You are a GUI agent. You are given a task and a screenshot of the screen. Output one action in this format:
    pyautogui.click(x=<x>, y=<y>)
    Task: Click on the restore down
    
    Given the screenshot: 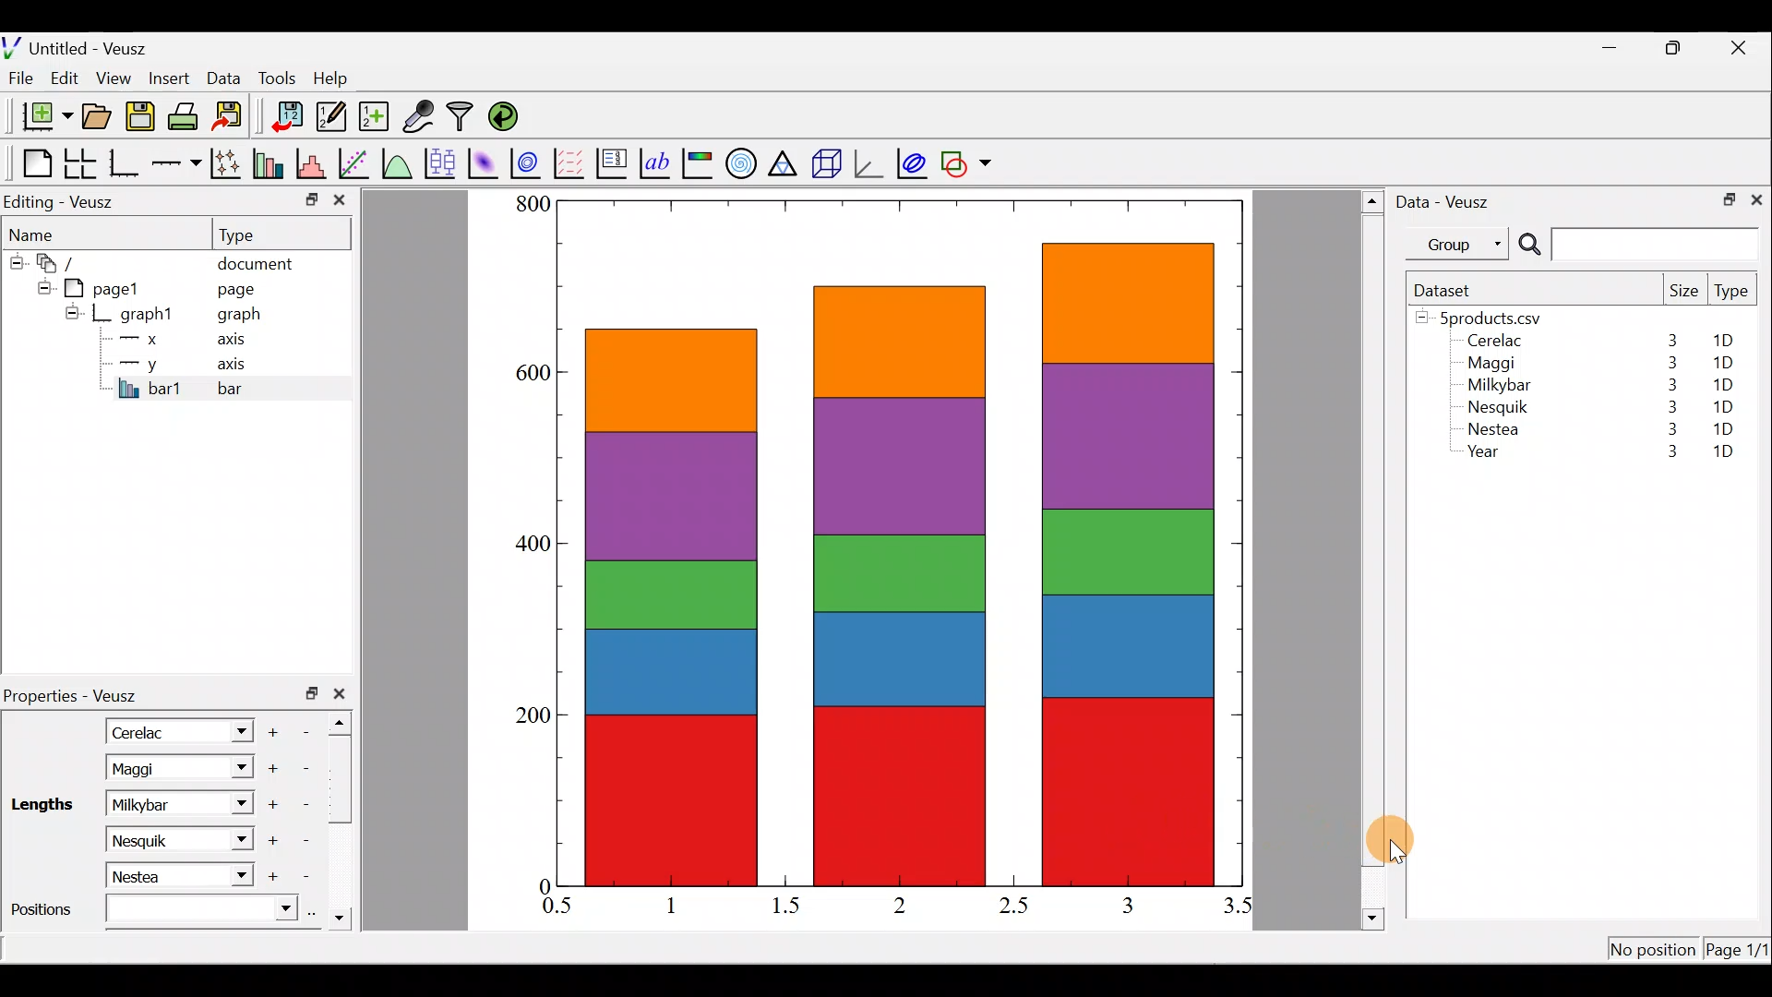 What is the action you would take?
    pyautogui.click(x=1676, y=48)
    